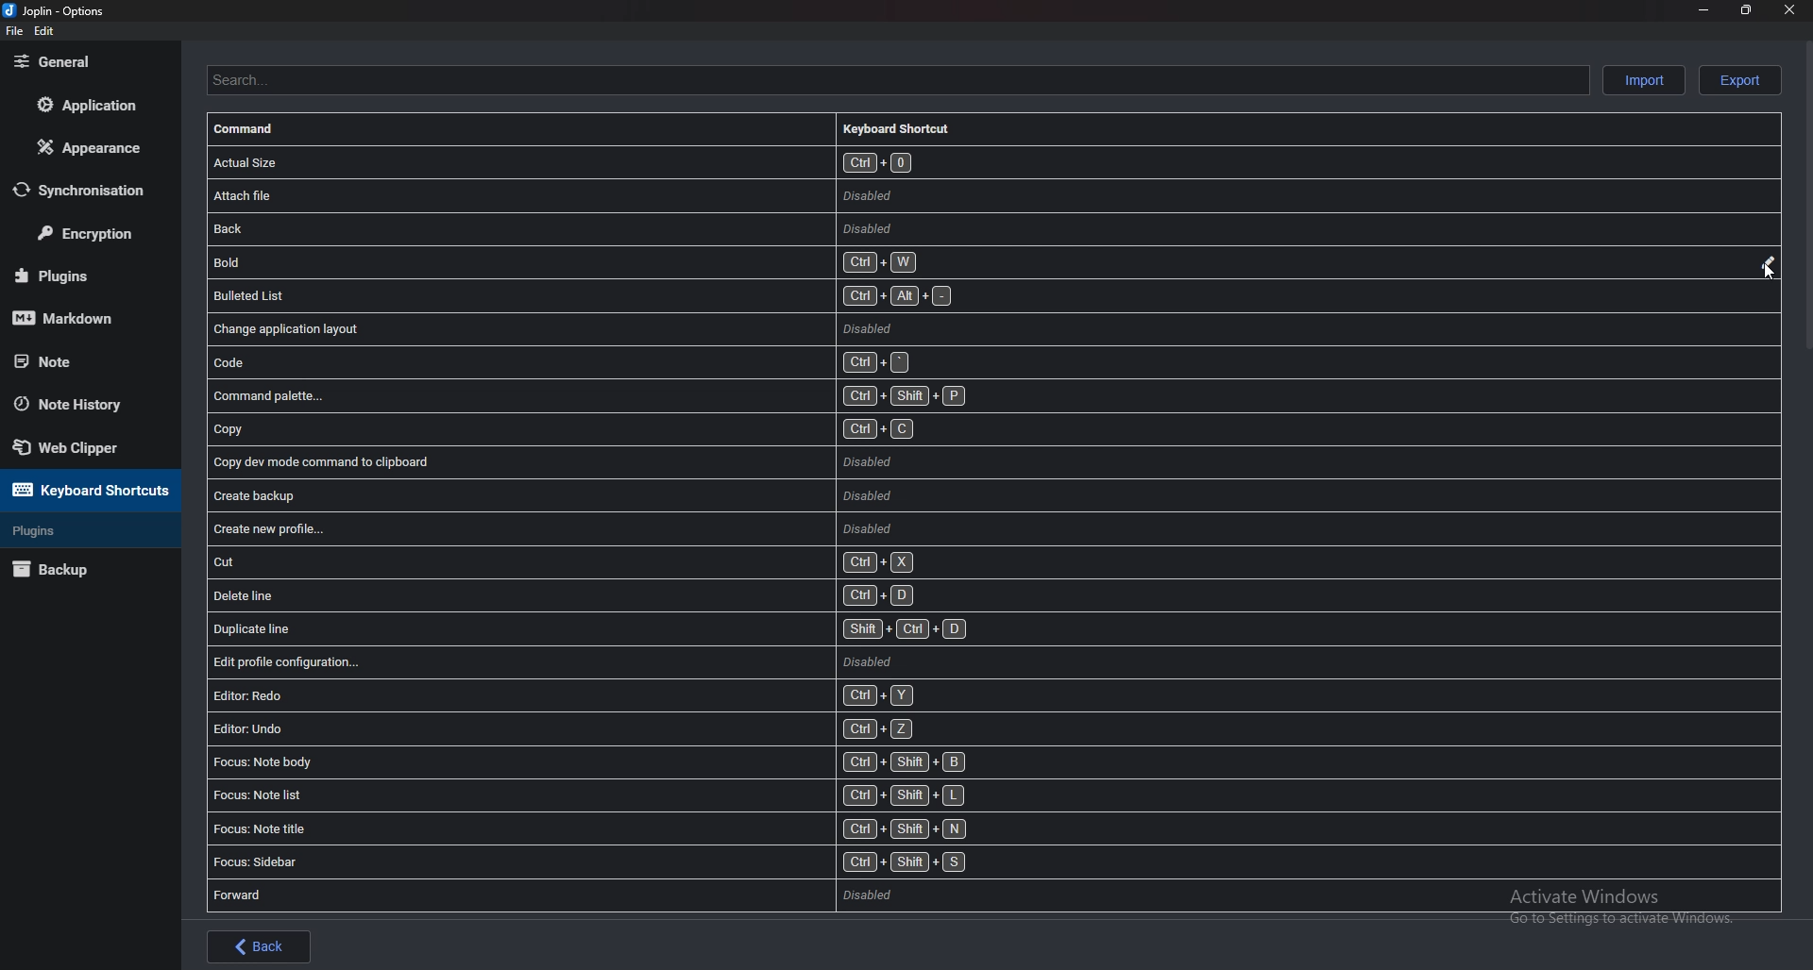  What do you see at coordinates (77, 571) in the screenshot?
I see `Backup` at bounding box center [77, 571].